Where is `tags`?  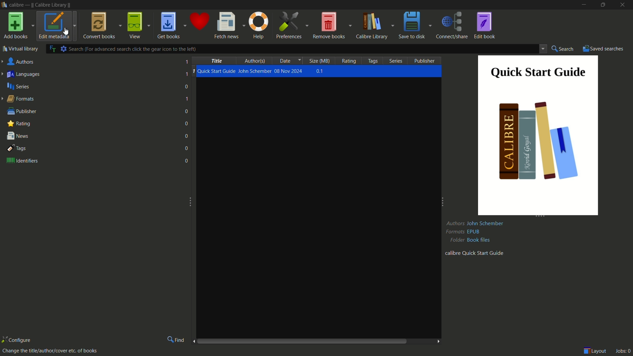
tags is located at coordinates (373, 61).